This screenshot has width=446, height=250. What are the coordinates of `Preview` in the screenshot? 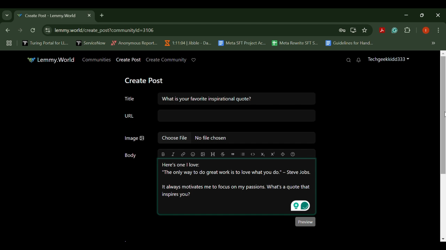 It's located at (306, 222).